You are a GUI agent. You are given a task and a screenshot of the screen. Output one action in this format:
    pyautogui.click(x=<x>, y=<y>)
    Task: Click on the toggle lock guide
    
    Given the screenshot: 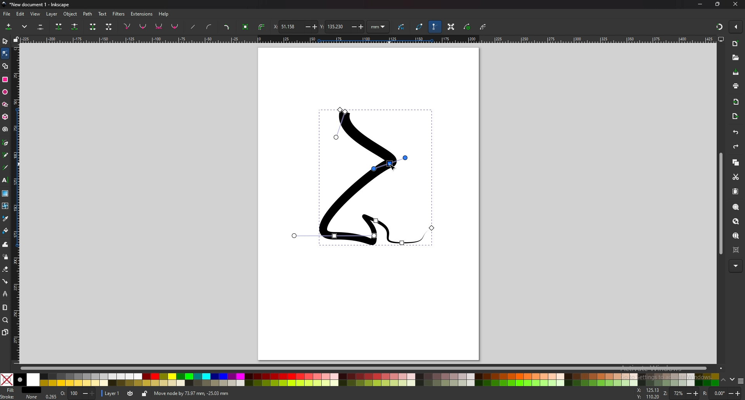 What is the action you would take?
    pyautogui.click(x=16, y=39)
    